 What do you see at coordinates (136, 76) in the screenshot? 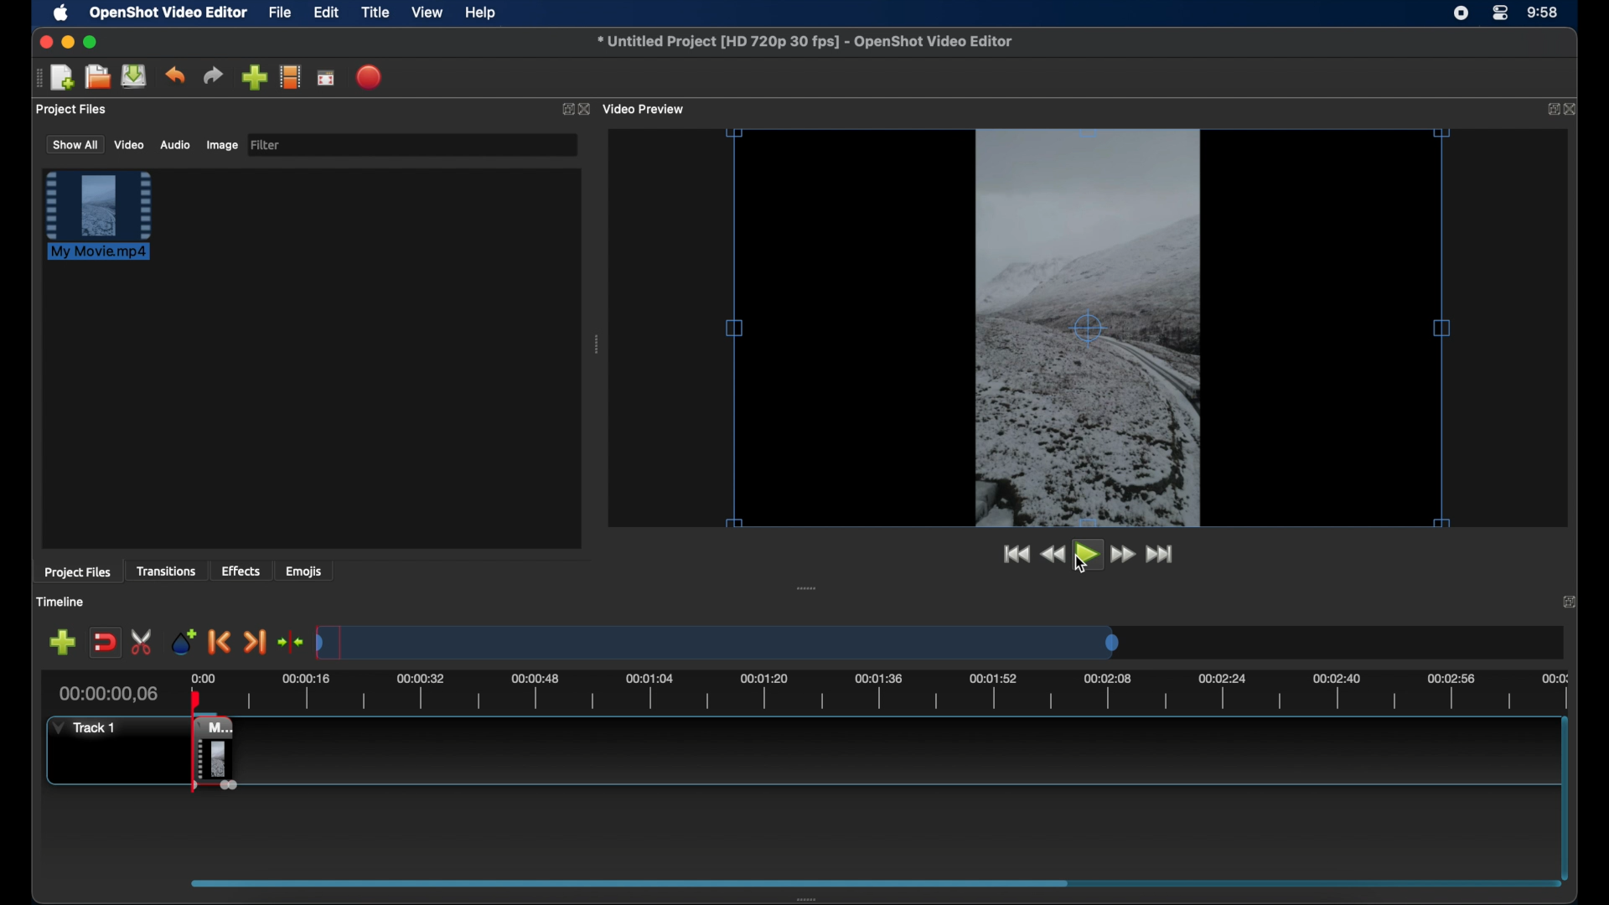
I see `save files` at bounding box center [136, 76].